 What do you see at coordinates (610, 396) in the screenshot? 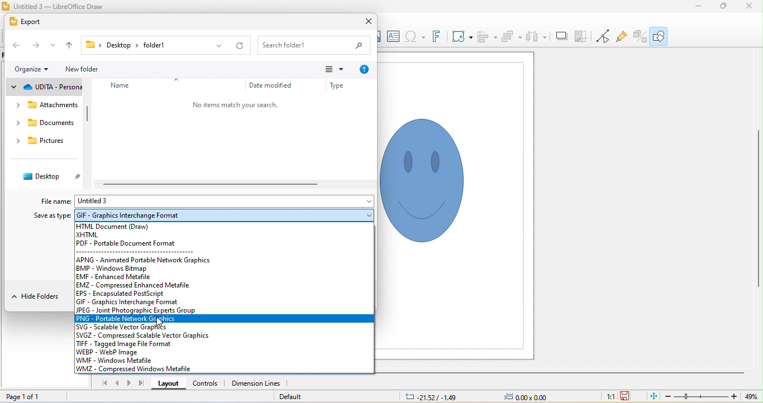
I see `1:1` at bounding box center [610, 396].